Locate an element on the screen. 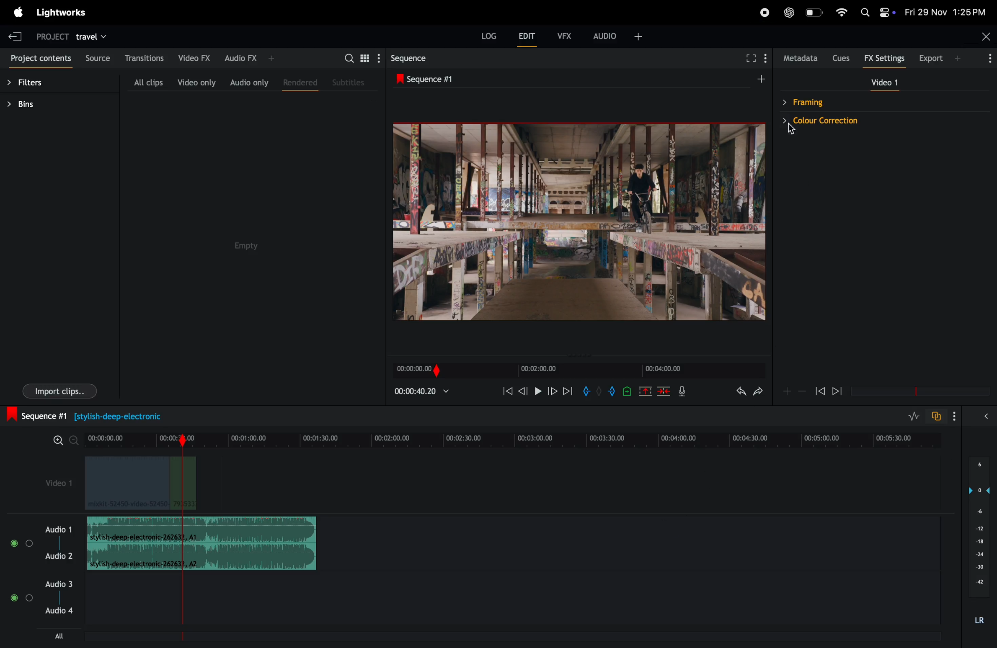 The width and height of the screenshot is (997, 648). time frame is located at coordinates (577, 371).